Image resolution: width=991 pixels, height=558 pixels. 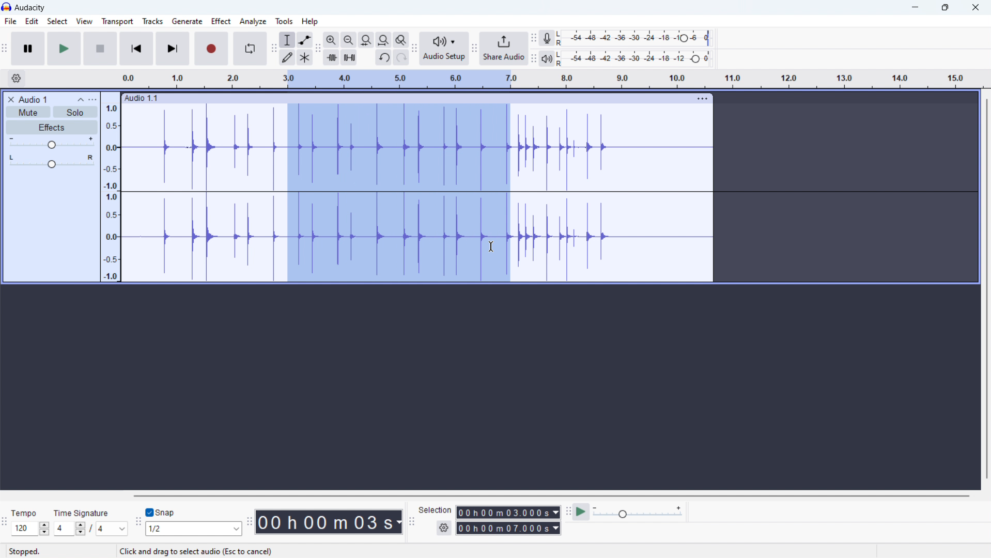 What do you see at coordinates (211, 49) in the screenshot?
I see `record` at bounding box center [211, 49].